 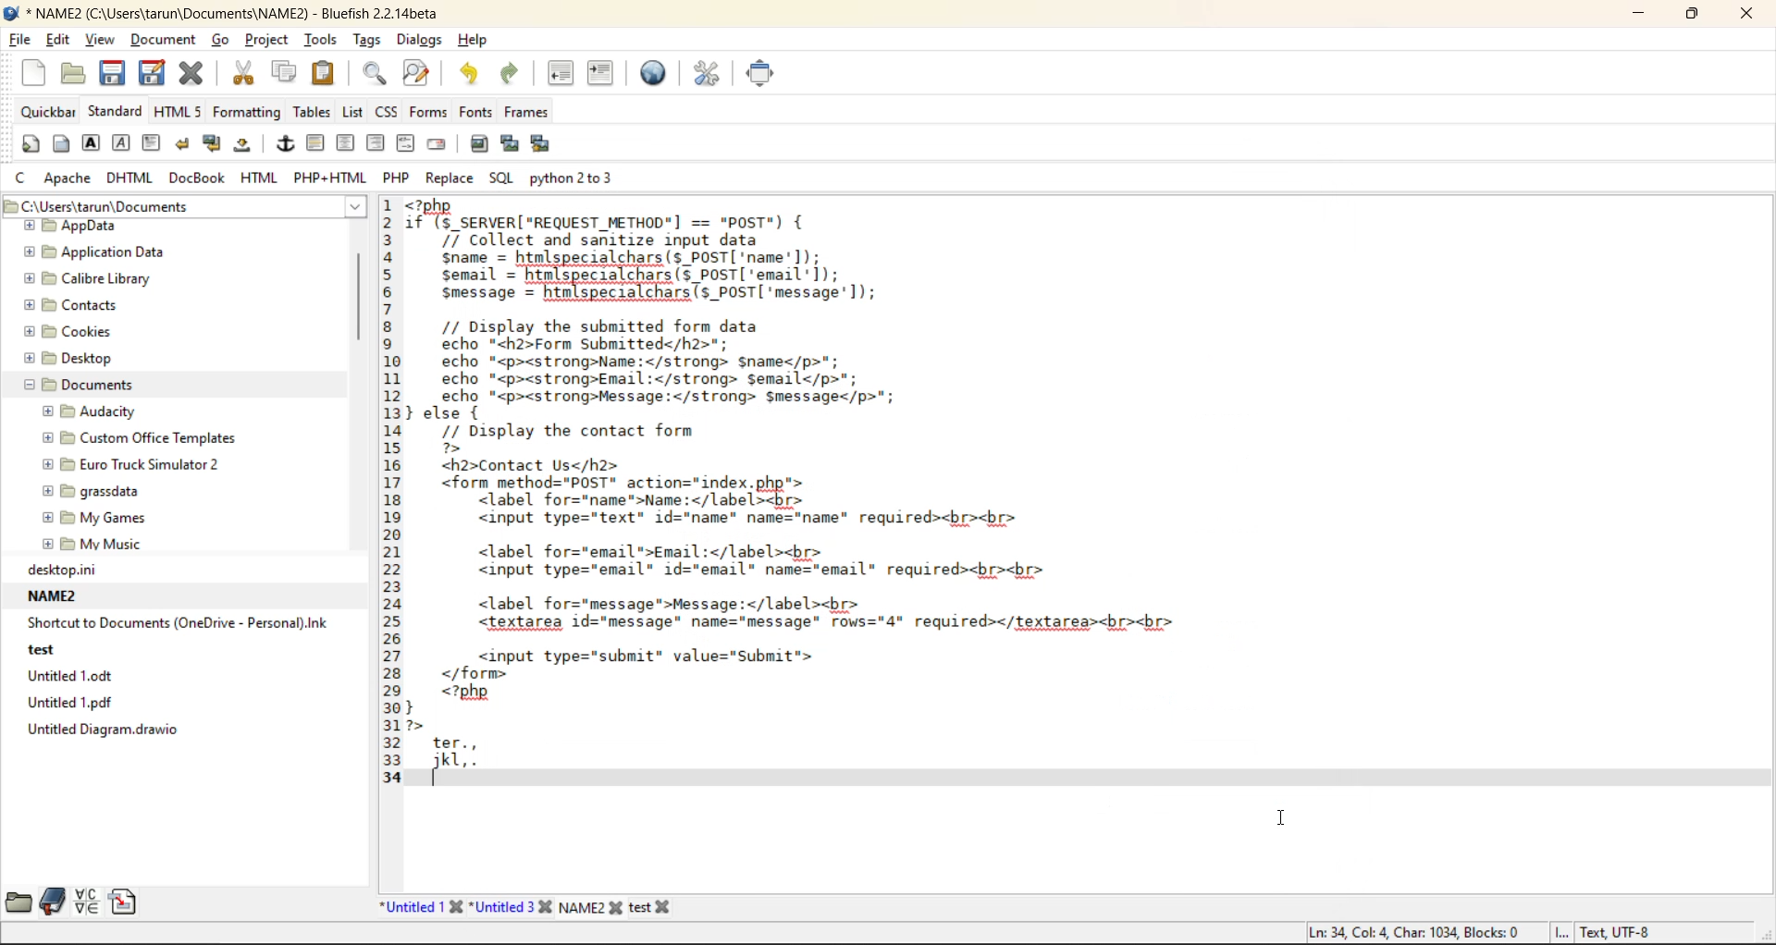 I want to click on tables, so click(x=311, y=112).